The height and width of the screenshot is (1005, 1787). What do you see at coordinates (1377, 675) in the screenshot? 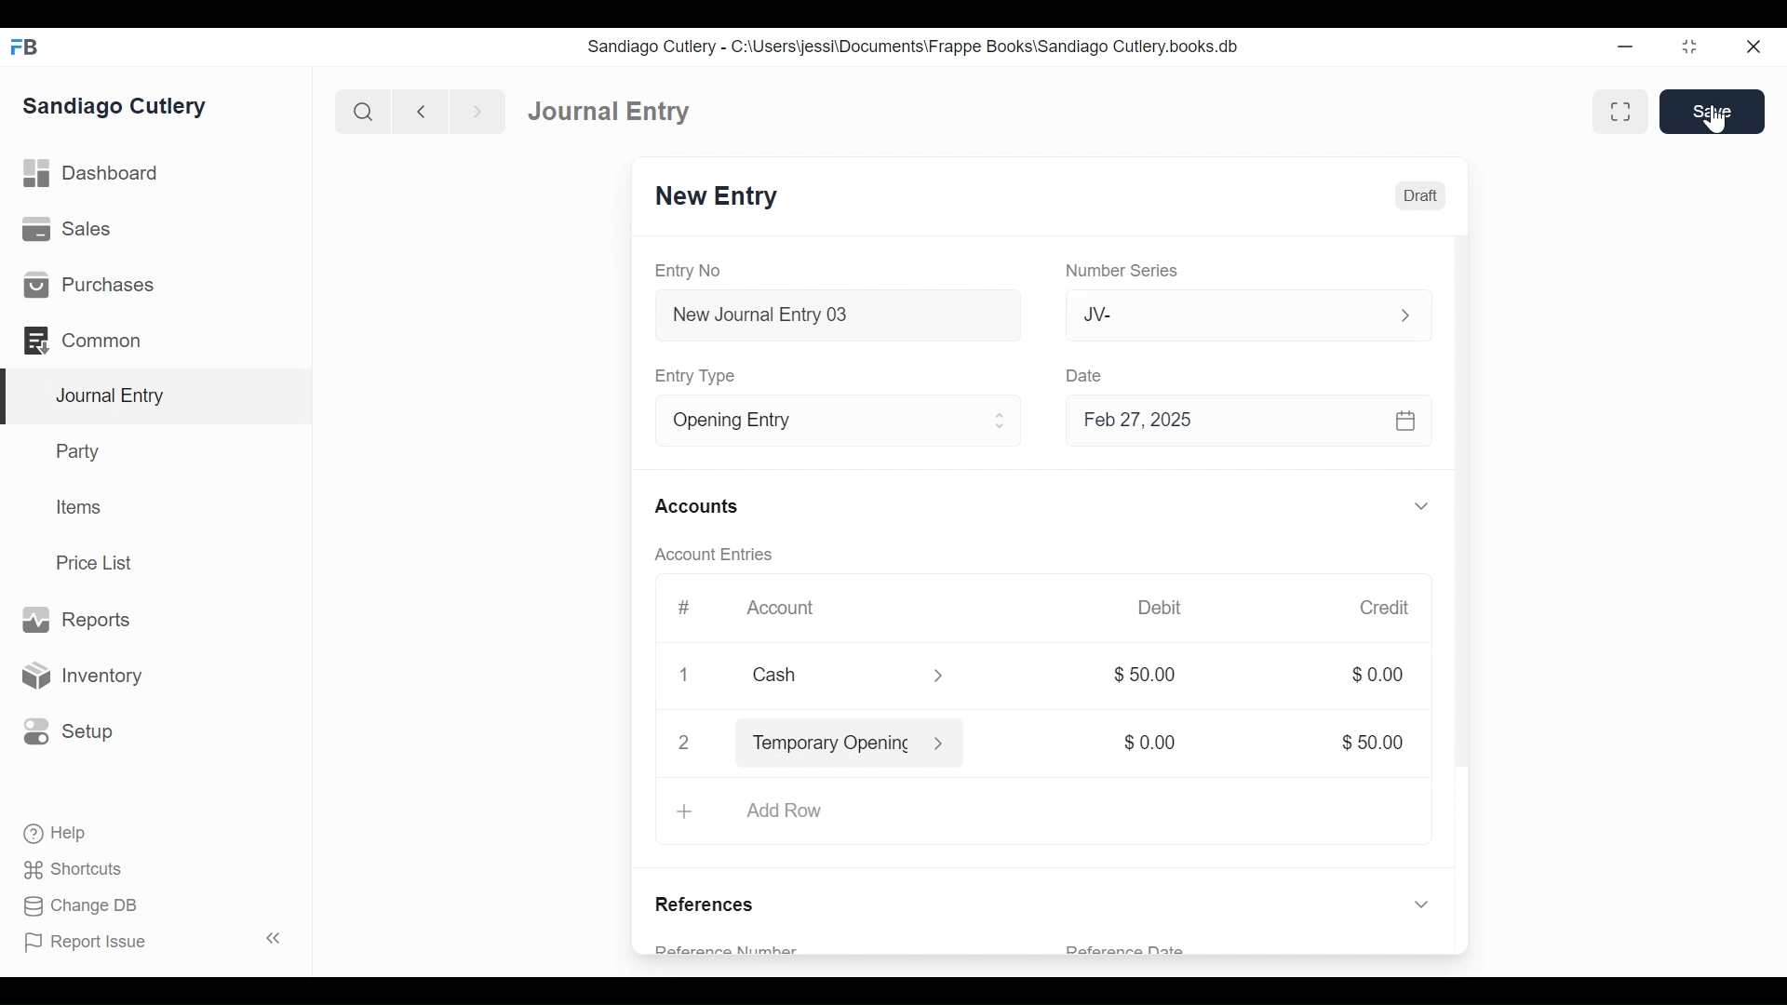
I see `$0.00` at bounding box center [1377, 675].